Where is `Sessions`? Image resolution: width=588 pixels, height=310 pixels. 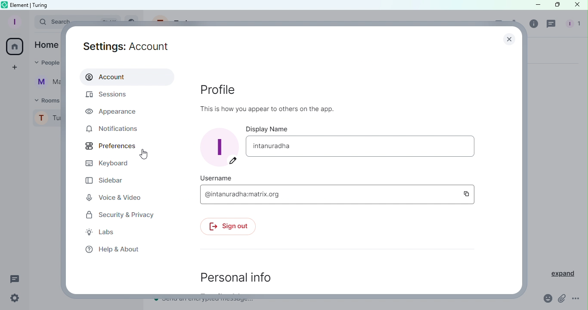 Sessions is located at coordinates (111, 96).